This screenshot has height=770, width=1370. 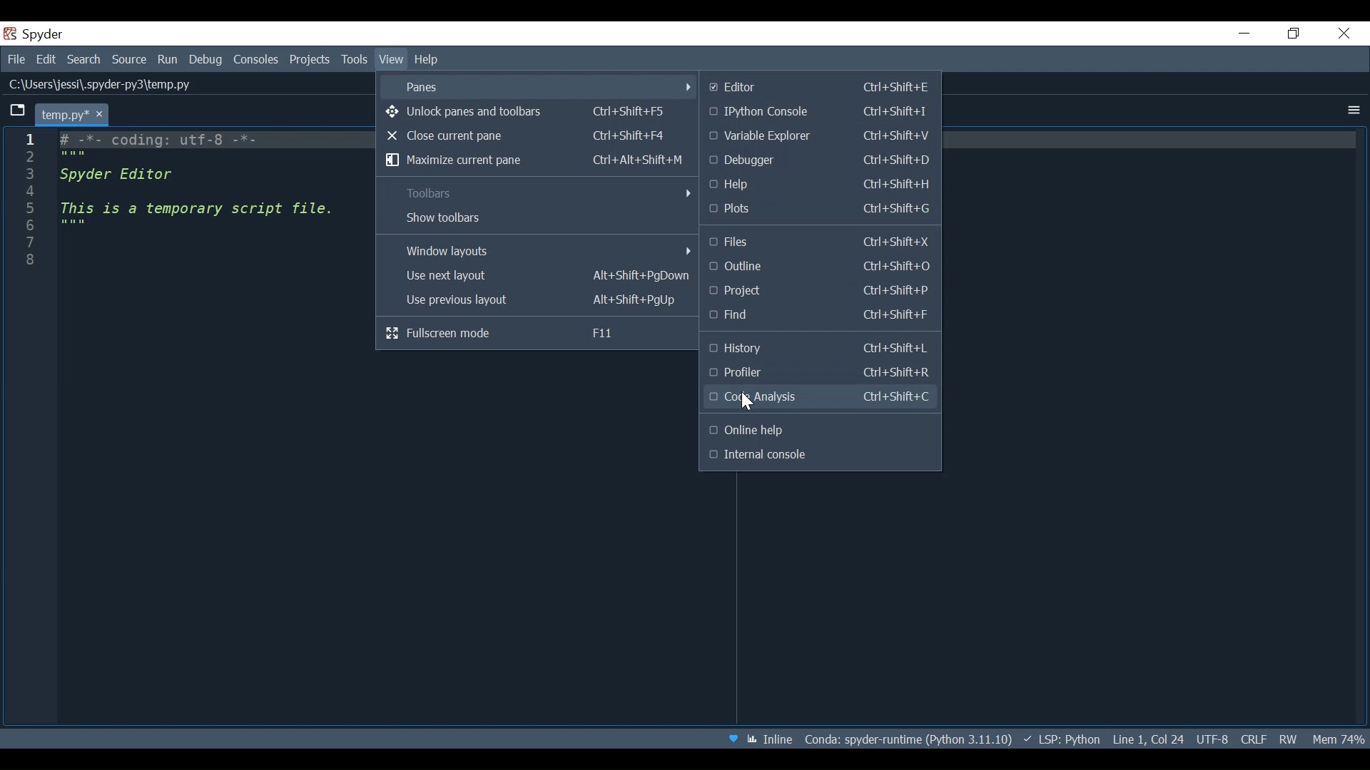 What do you see at coordinates (769, 739) in the screenshot?
I see `Toggle Inline and interactive Matplotlib plotting` at bounding box center [769, 739].